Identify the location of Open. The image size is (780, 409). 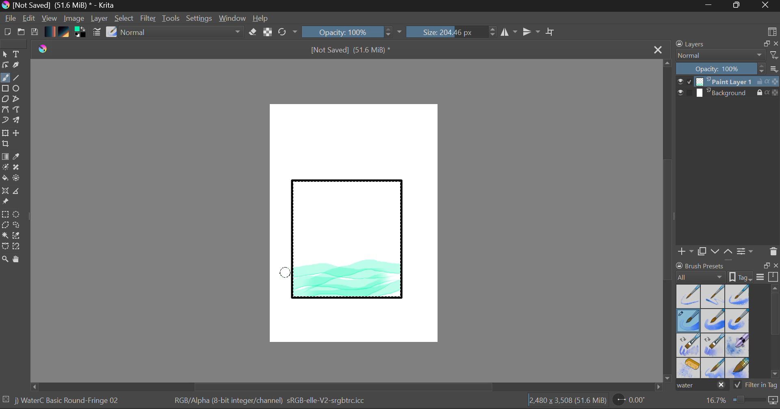
(22, 33).